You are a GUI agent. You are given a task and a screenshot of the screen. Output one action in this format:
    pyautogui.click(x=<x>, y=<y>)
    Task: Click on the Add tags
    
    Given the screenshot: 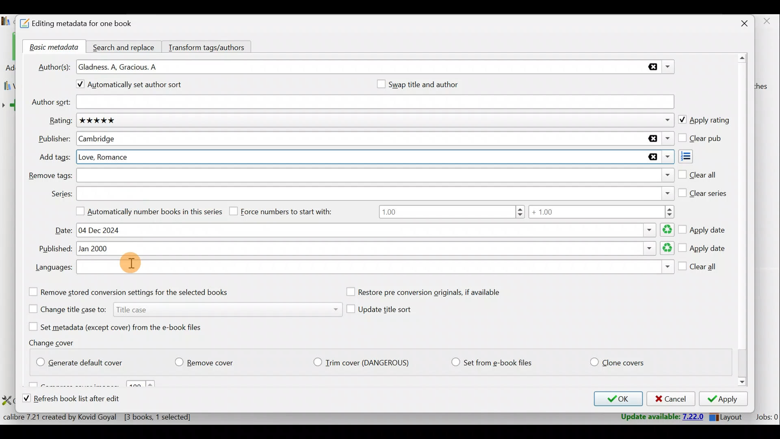 What is the action you would take?
    pyautogui.click(x=693, y=156)
    